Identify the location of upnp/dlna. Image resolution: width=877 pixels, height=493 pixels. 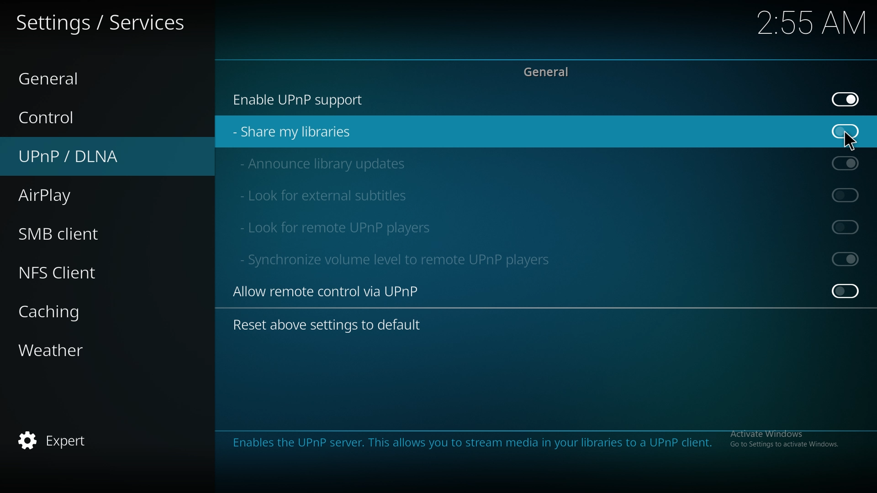
(85, 157).